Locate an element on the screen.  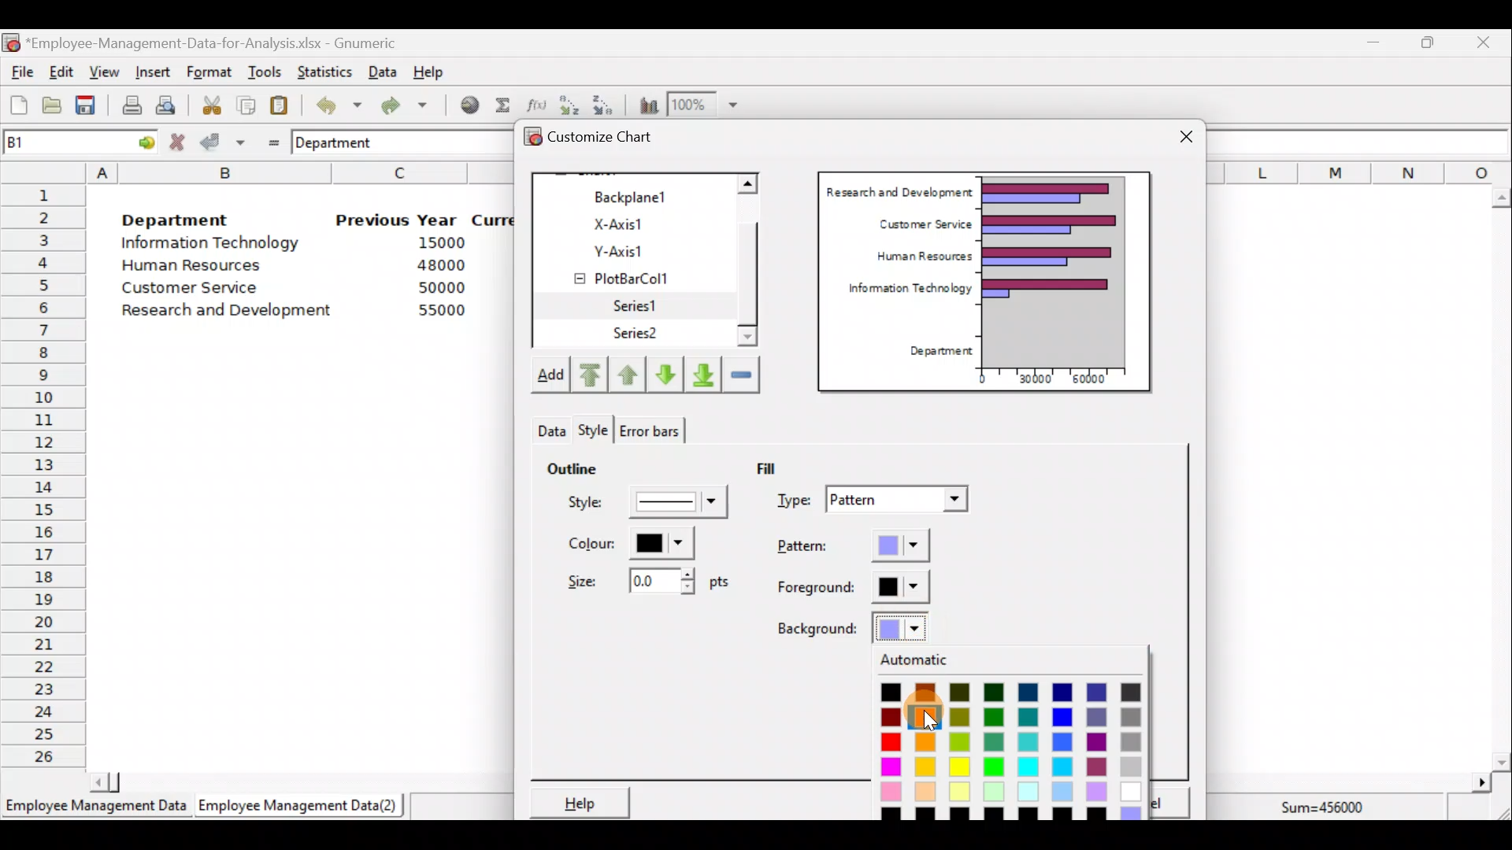
Create a new workbook is located at coordinates (19, 105).